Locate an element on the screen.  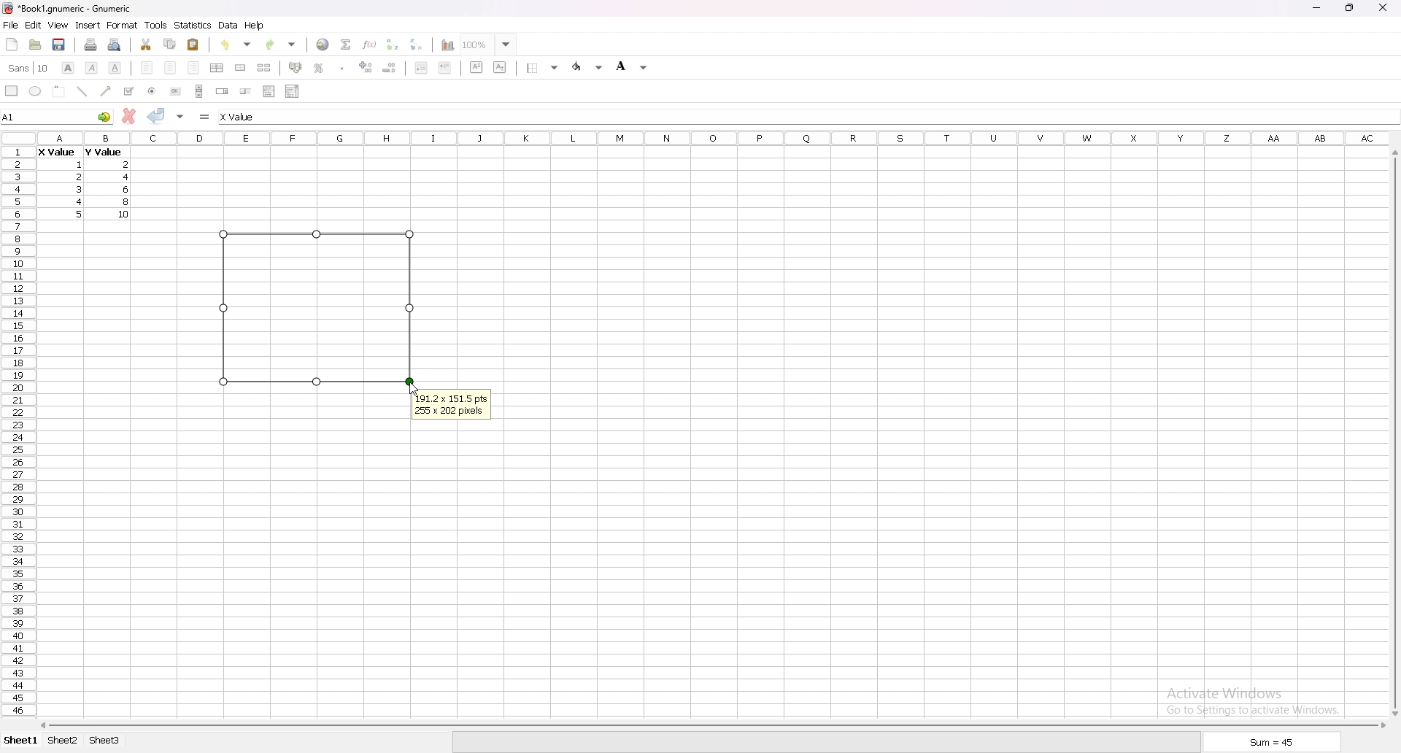
value is located at coordinates (127, 164).